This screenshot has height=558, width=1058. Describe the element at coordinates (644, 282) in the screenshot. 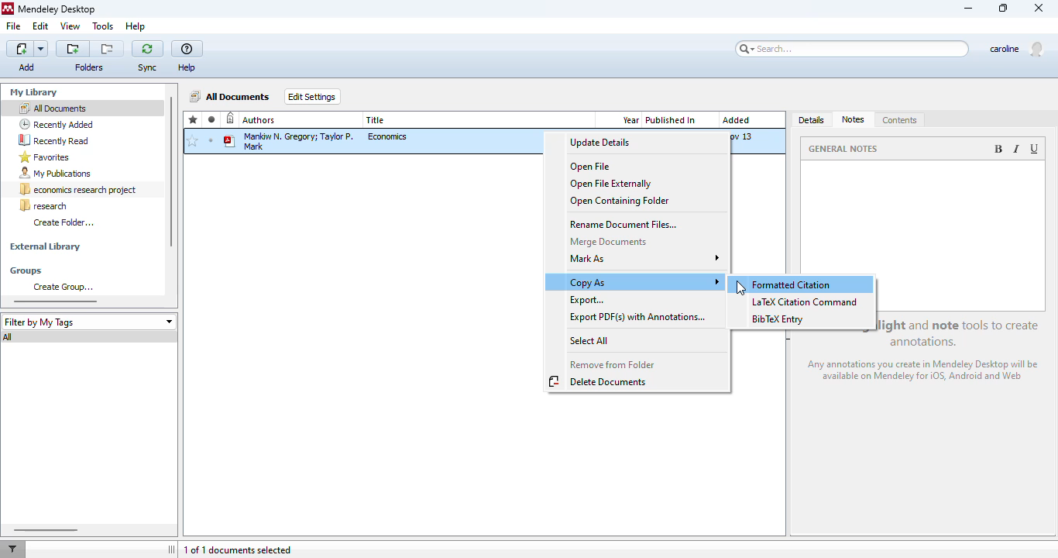

I see `copy as` at that location.